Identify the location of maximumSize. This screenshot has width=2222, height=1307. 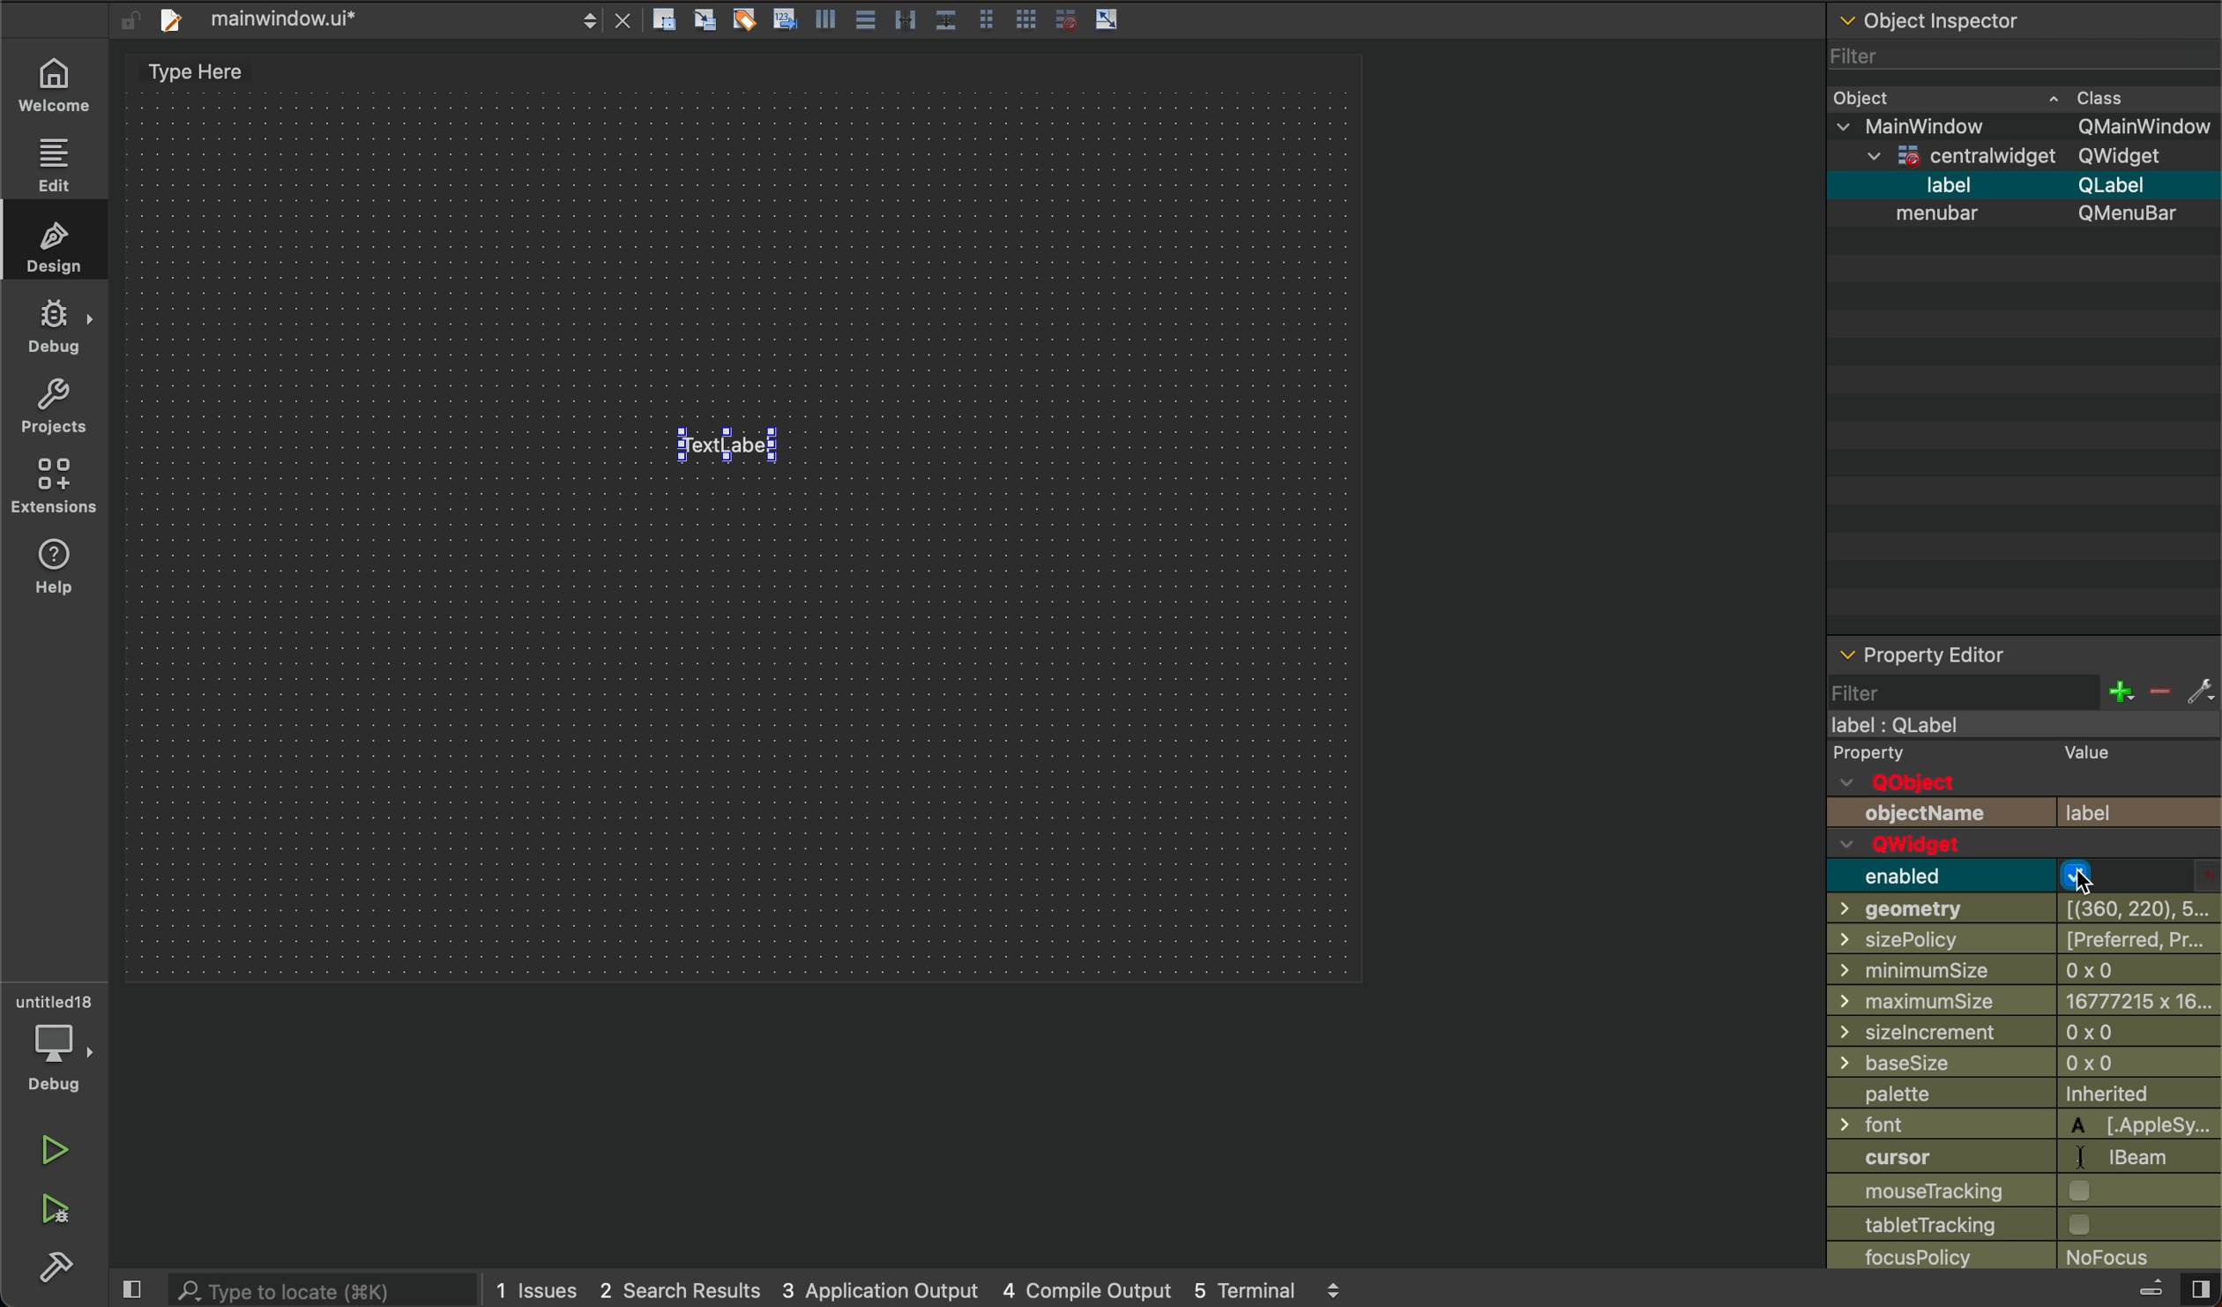
(1913, 999).